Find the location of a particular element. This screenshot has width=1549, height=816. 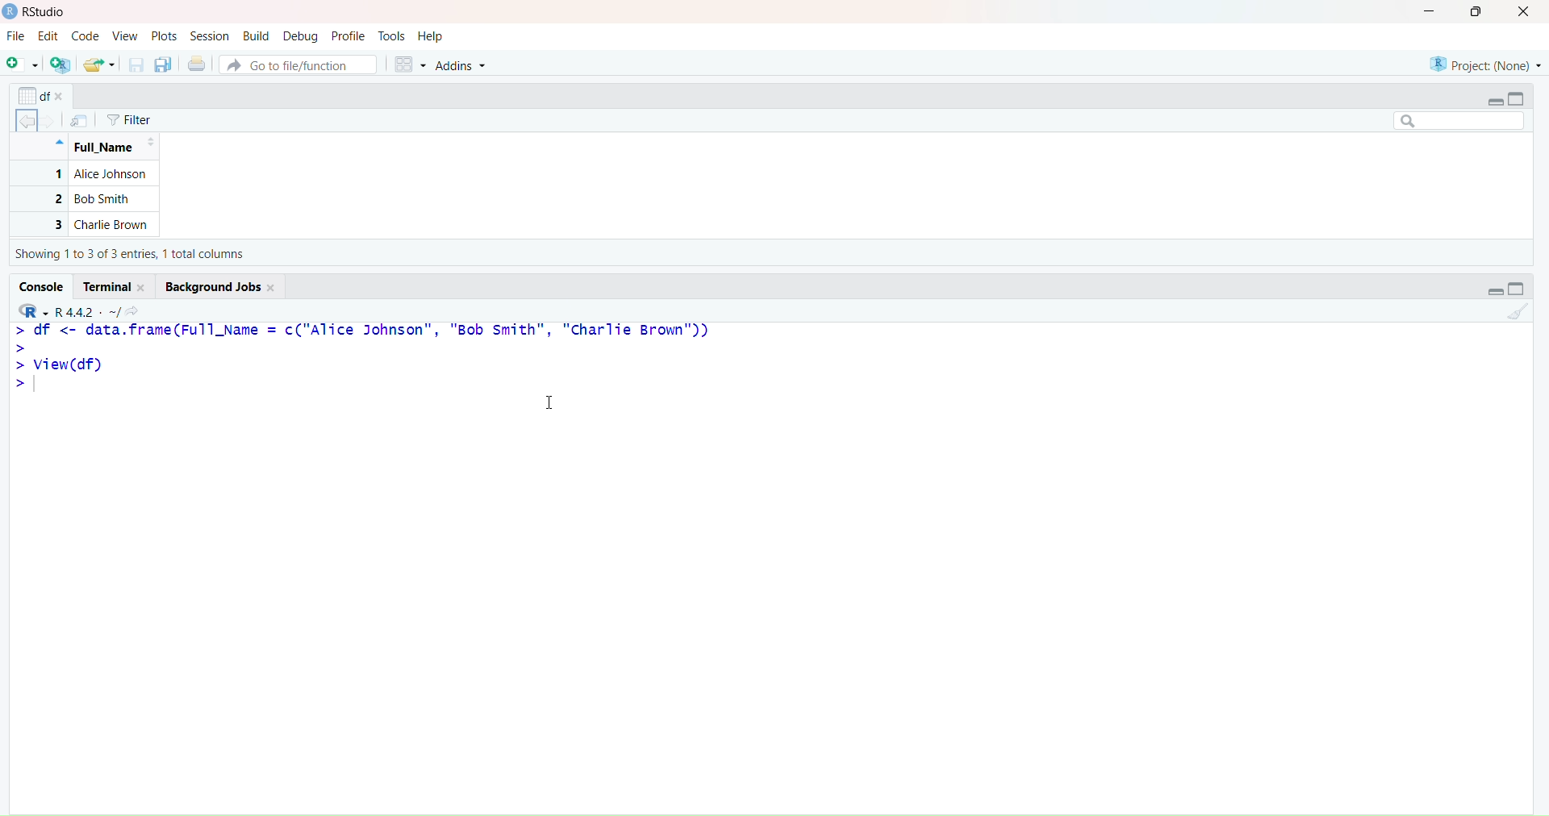

Print the current file is located at coordinates (195, 65).